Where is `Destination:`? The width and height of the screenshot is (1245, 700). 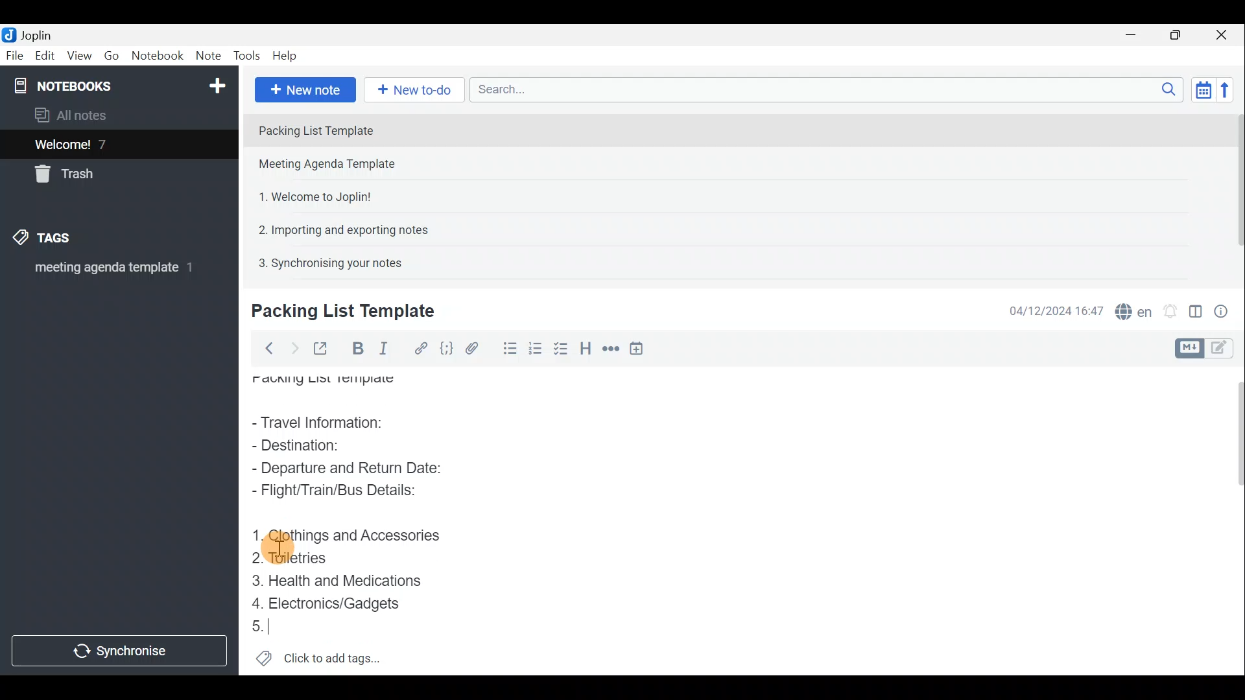 Destination: is located at coordinates (325, 447).